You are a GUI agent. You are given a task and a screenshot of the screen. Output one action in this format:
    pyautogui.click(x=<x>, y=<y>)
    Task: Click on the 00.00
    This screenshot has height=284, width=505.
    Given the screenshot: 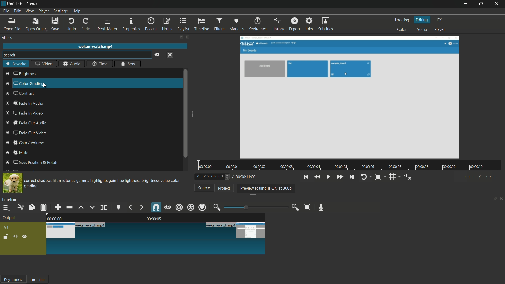 What is the action you would take?
    pyautogui.click(x=54, y=218)
    